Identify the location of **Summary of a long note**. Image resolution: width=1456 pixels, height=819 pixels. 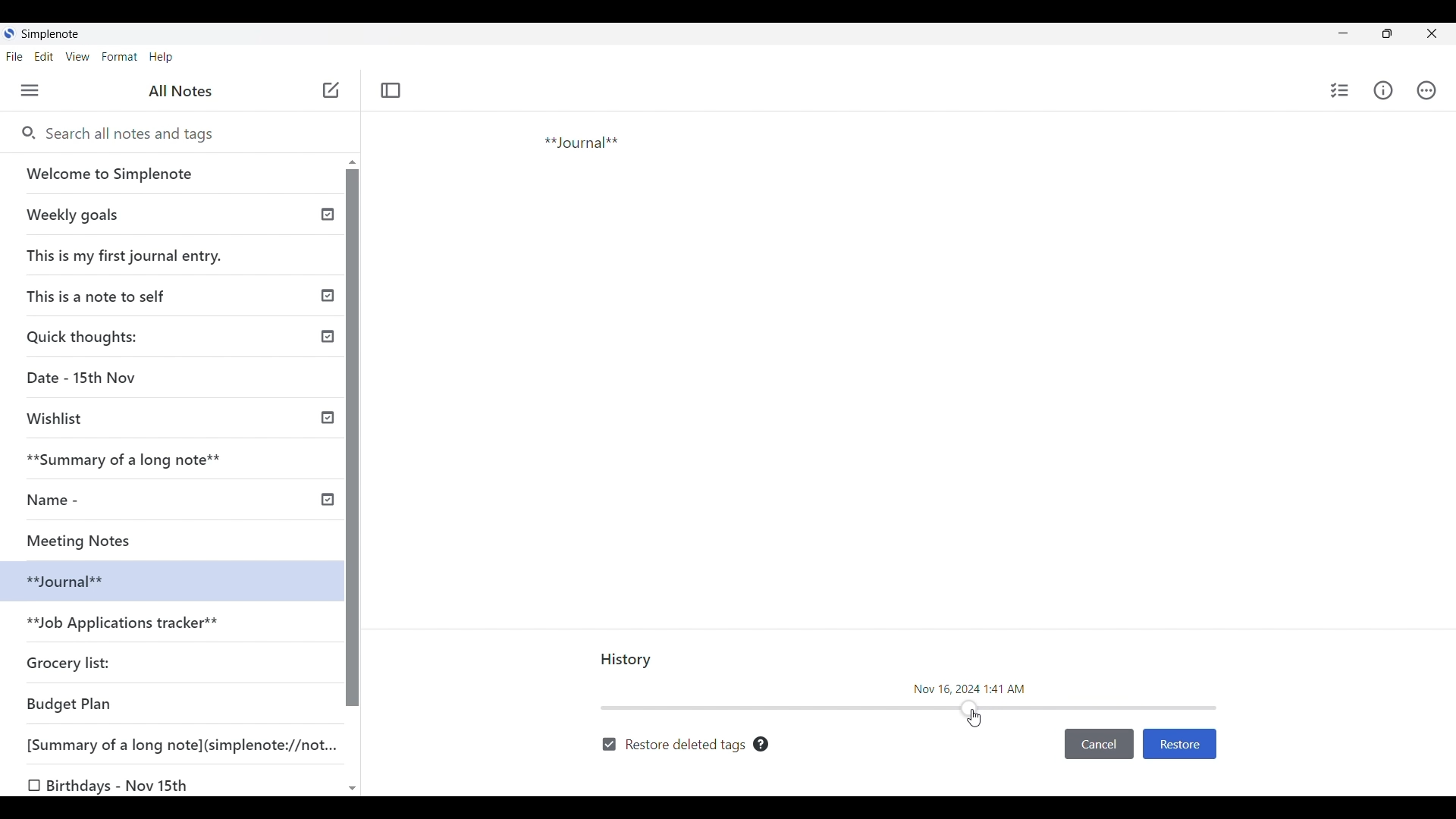
(134, 459).